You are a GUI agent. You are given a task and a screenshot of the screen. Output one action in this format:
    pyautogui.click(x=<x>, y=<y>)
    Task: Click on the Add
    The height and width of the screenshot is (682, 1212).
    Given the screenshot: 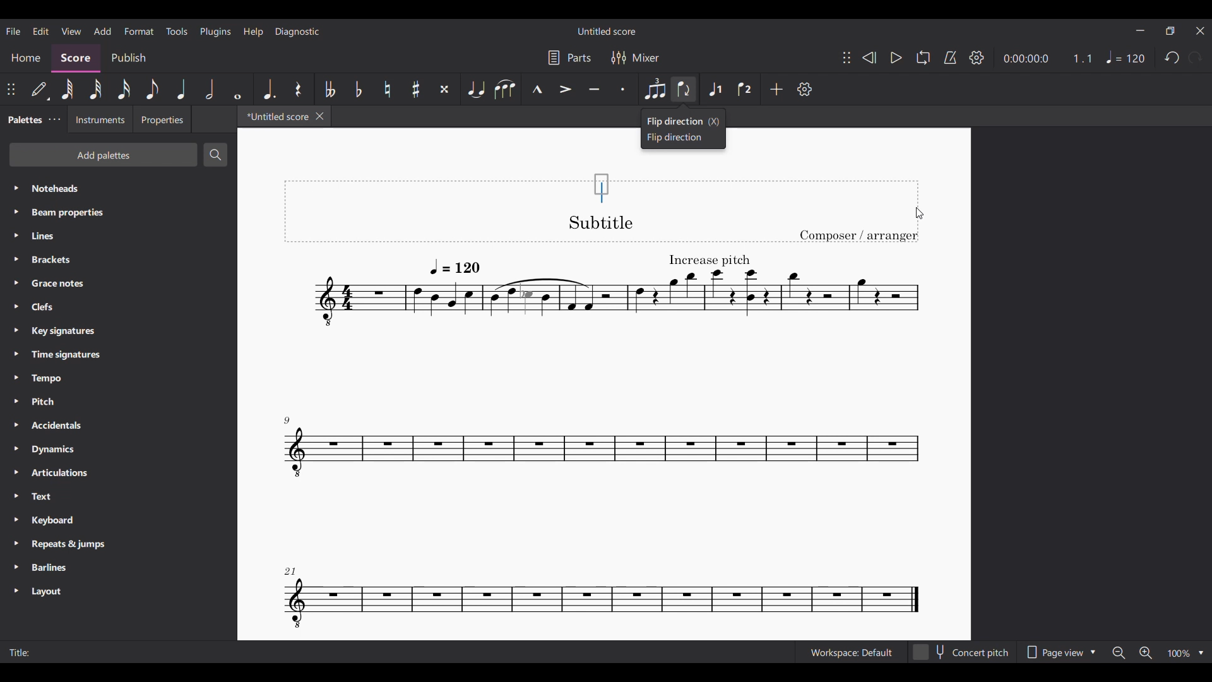 What is the action you would take?
    pyautogui.click(x=776, y=88)
    